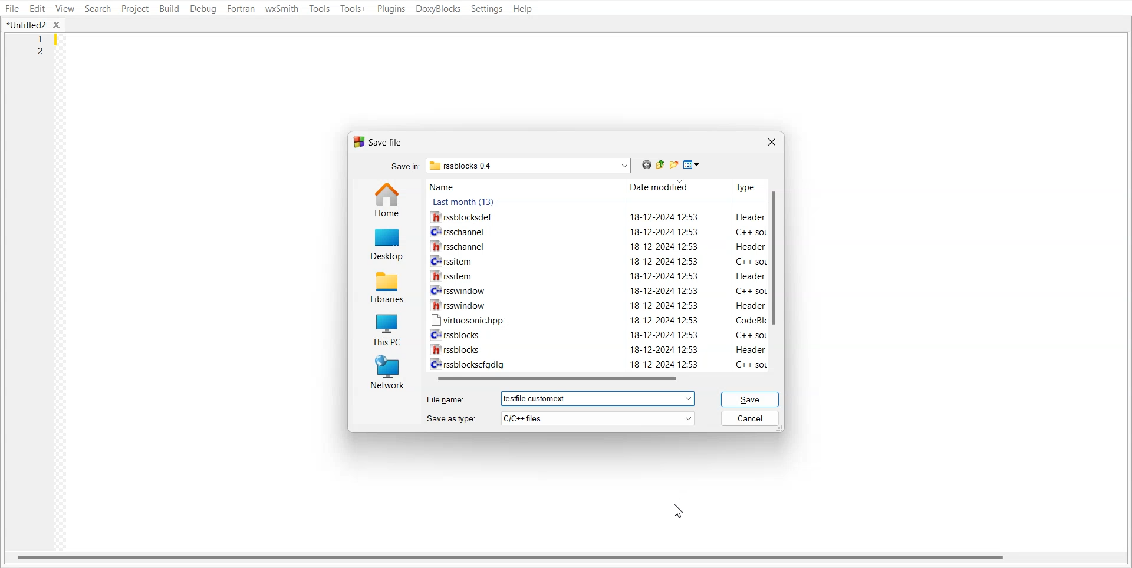  I want to click on This PC, so click(385, 329).